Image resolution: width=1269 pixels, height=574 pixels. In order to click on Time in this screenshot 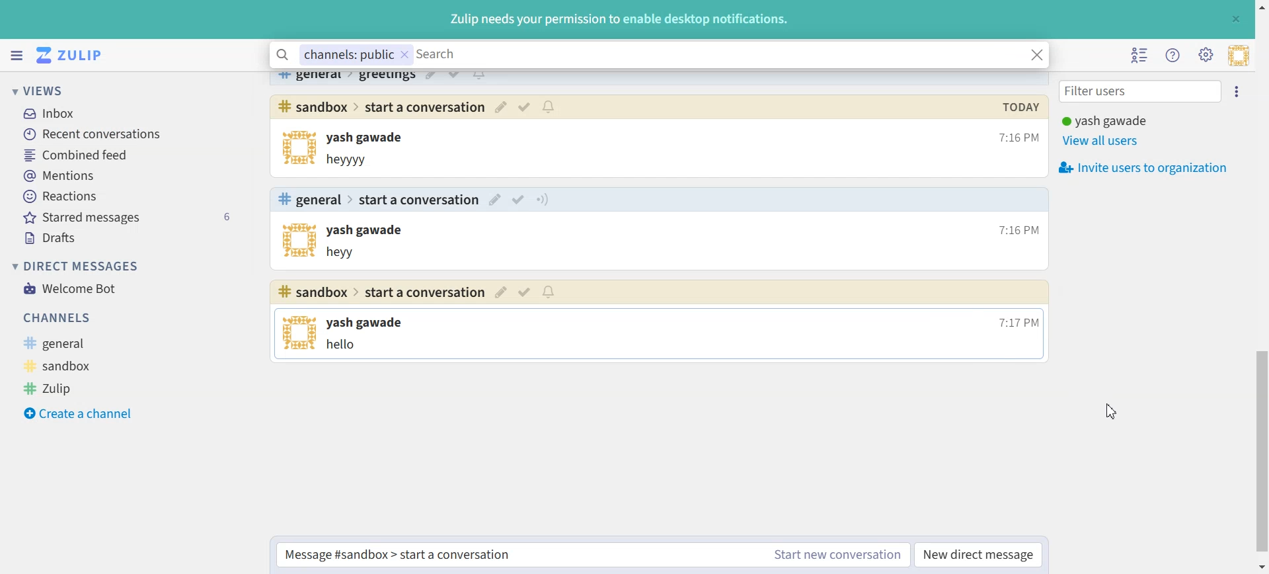, I will do `click(1014, 229)`.